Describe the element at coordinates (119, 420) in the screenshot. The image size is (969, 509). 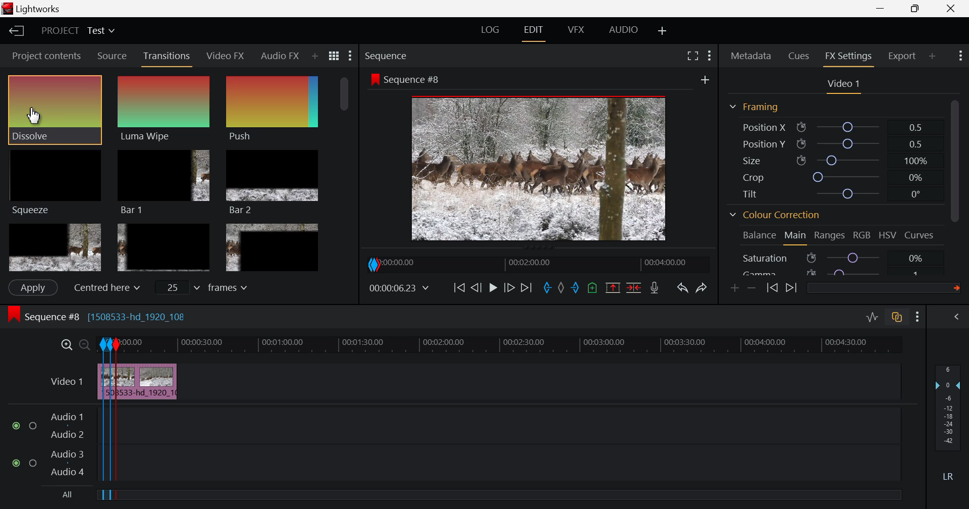
I see `Segment Out Mark` at that location.